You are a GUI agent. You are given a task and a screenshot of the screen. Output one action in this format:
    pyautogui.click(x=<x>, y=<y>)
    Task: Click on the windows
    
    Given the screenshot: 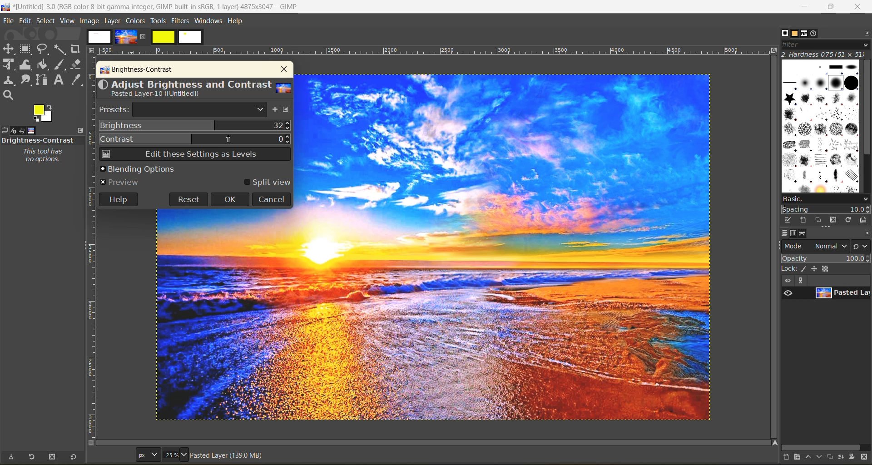 What is the action you would take?
    pyautogui.click(x=209, y=21)
    